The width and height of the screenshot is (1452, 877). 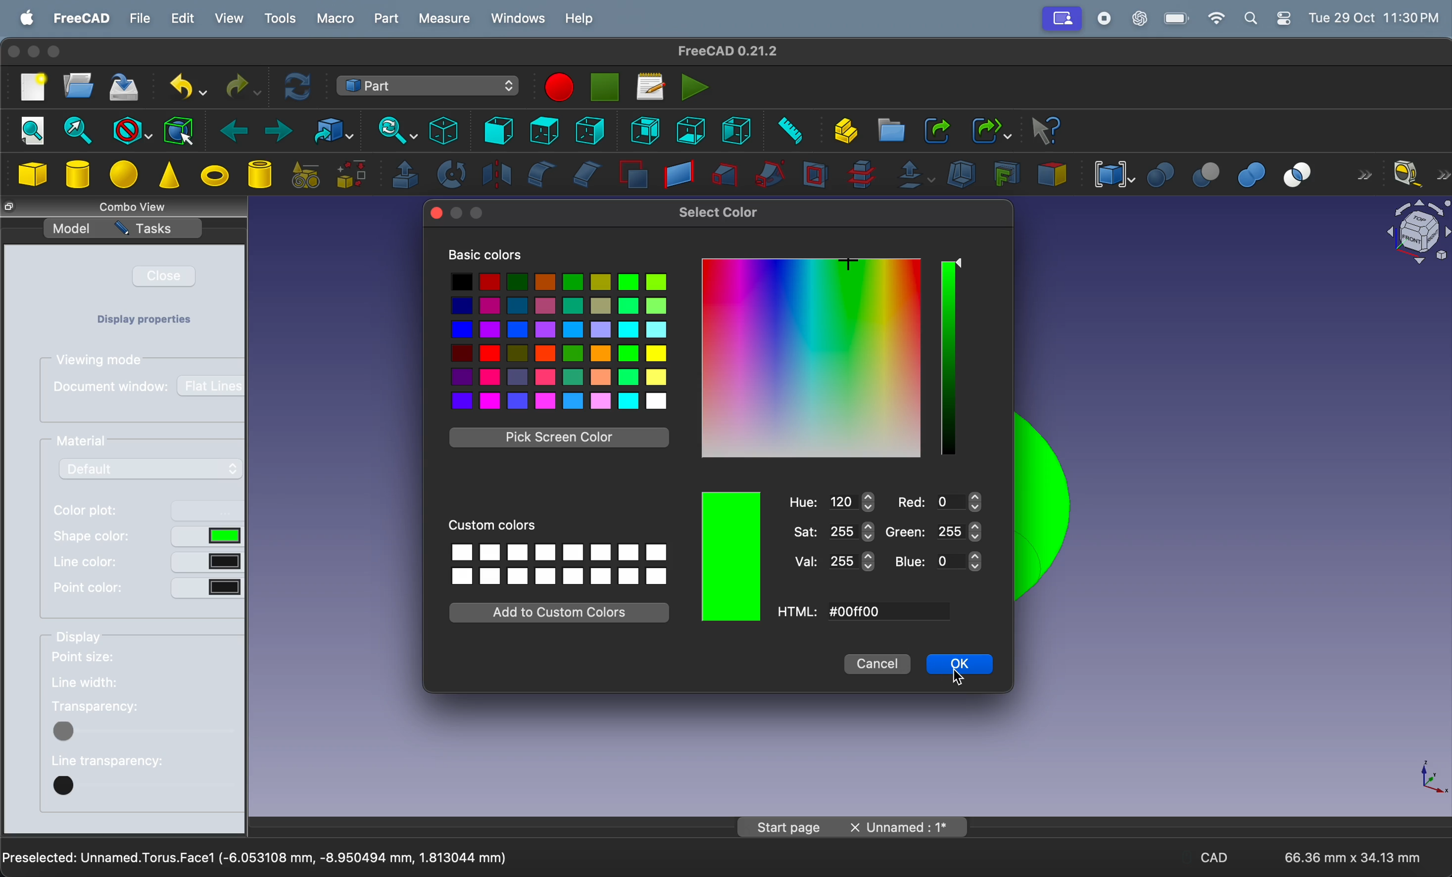 What do you see at coordinates (404, 175) in the screenshot?
I see `extrude` at bounding box center [404, 175].